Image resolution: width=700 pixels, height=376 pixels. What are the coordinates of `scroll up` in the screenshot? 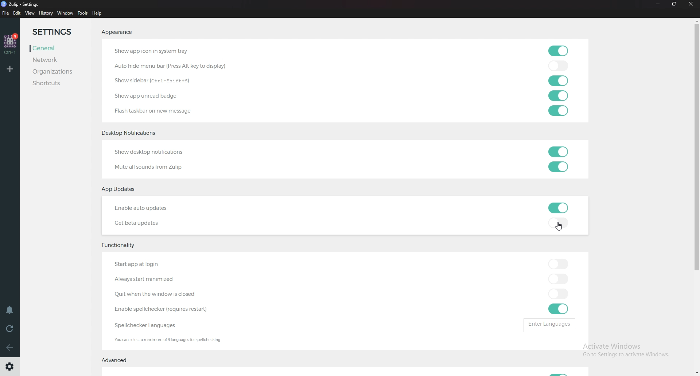 It's located at (696, 20).